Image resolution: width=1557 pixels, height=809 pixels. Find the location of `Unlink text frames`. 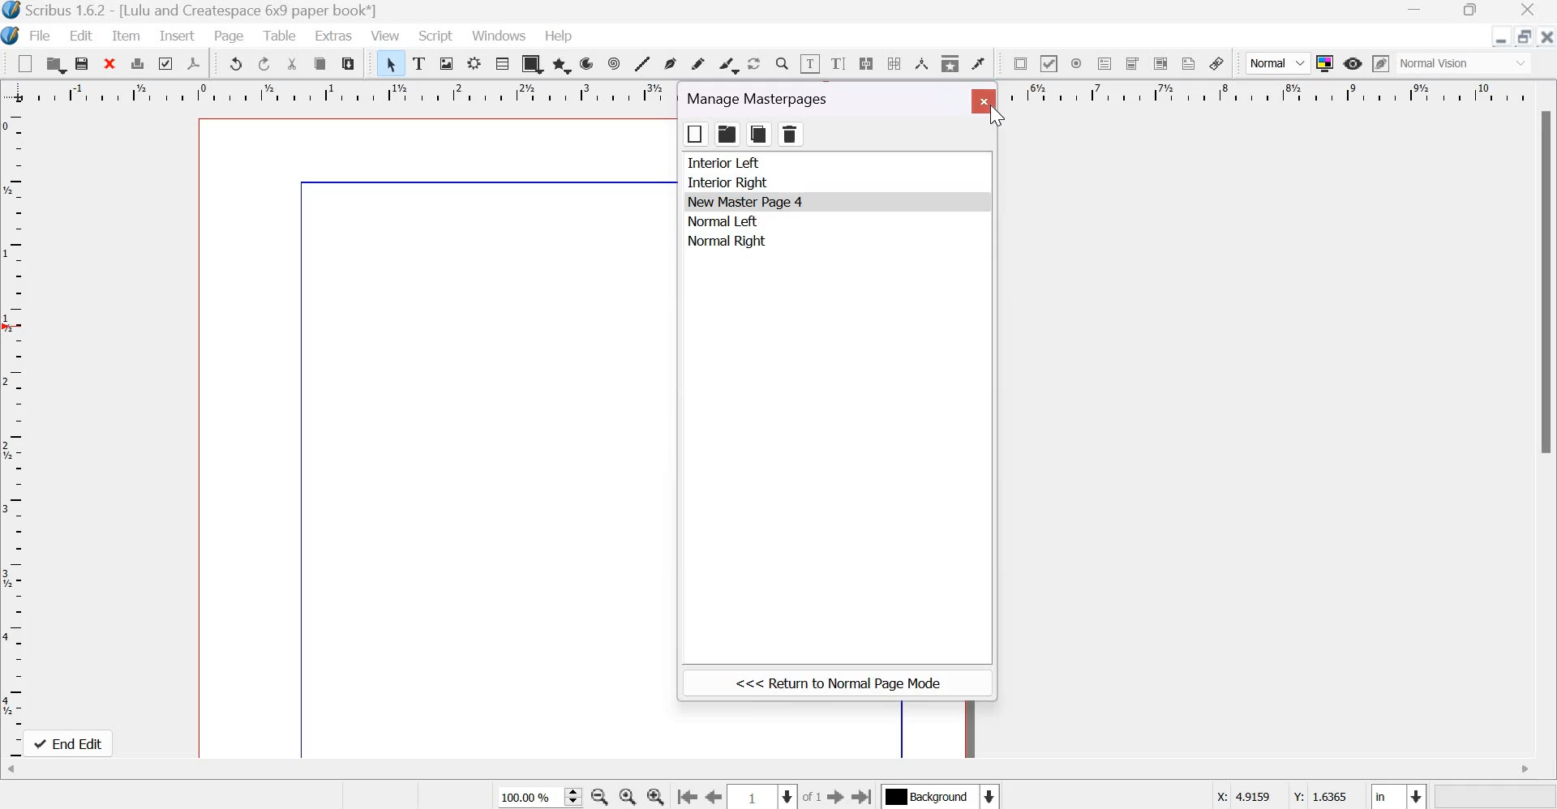

Unlink text frames is located at coordinates (894, 62).